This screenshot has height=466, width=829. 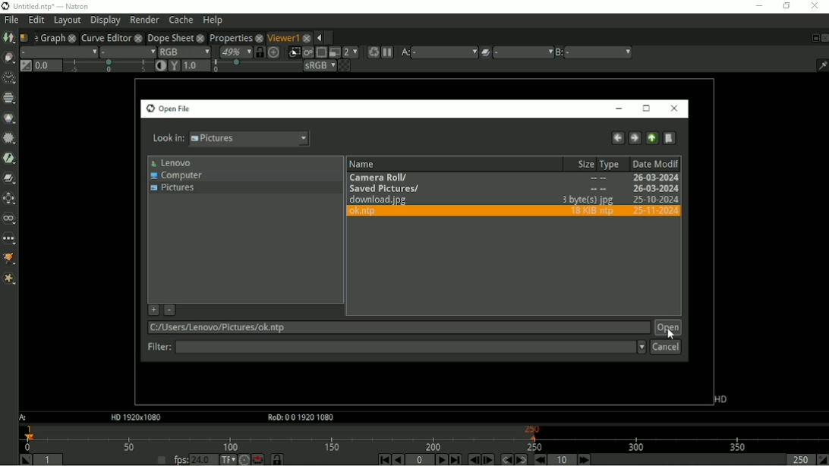 What do you see at coordinates (372, 52) in the screenshot?
I see `Render` at bounding box center [372, 52].